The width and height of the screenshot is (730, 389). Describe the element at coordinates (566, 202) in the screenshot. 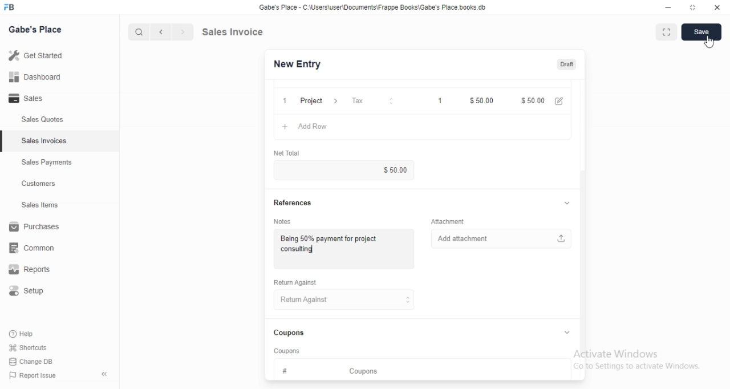

I see `collapse` at that location.